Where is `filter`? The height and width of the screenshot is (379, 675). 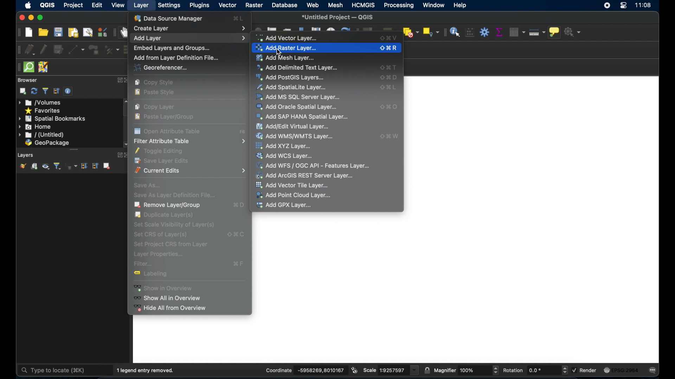 filter is located at coordinates (144, 264).